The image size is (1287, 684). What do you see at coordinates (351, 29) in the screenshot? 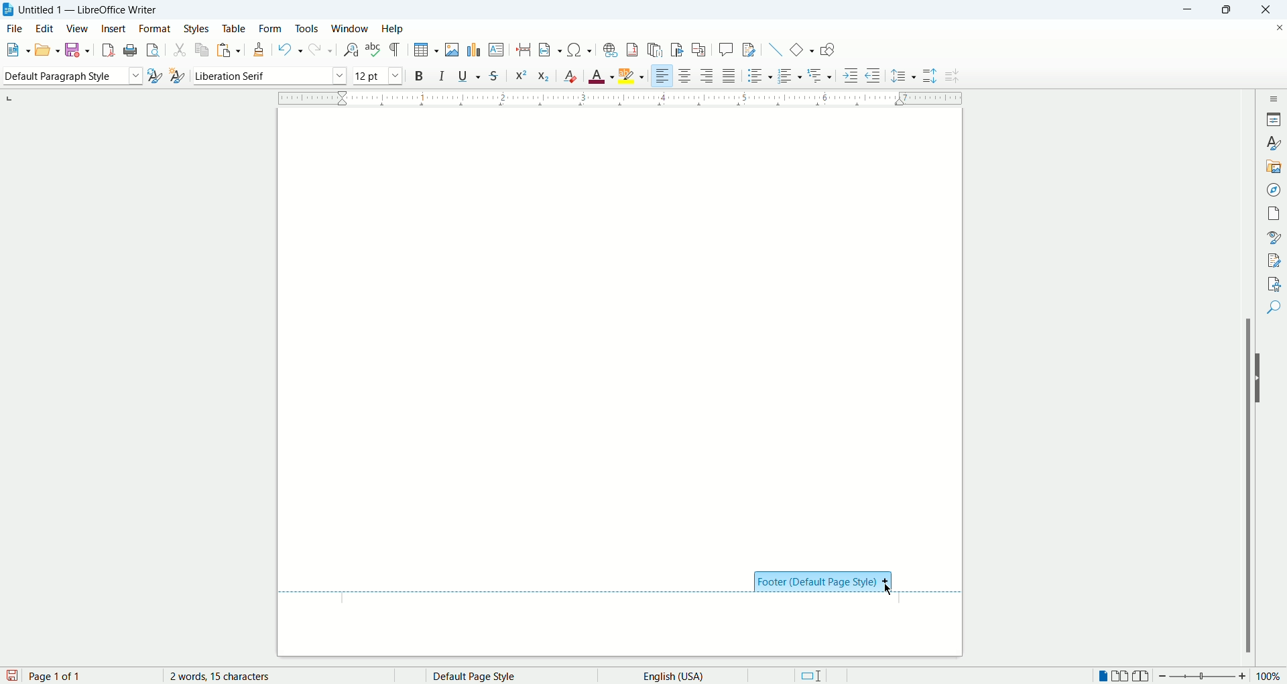
I see `window` at bounding box center [351, 29].